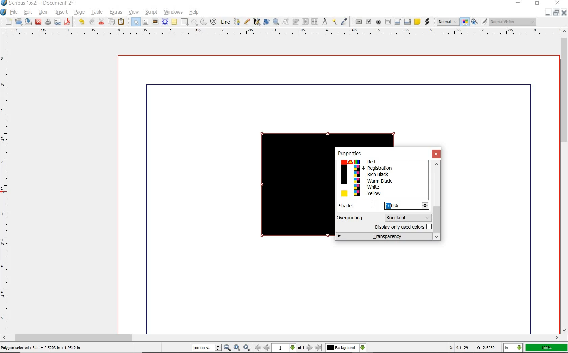 This screenshot has height=353, width=568. Describe the element at coordinates (121, 22) in the screenshot. I see `paste` at that location.